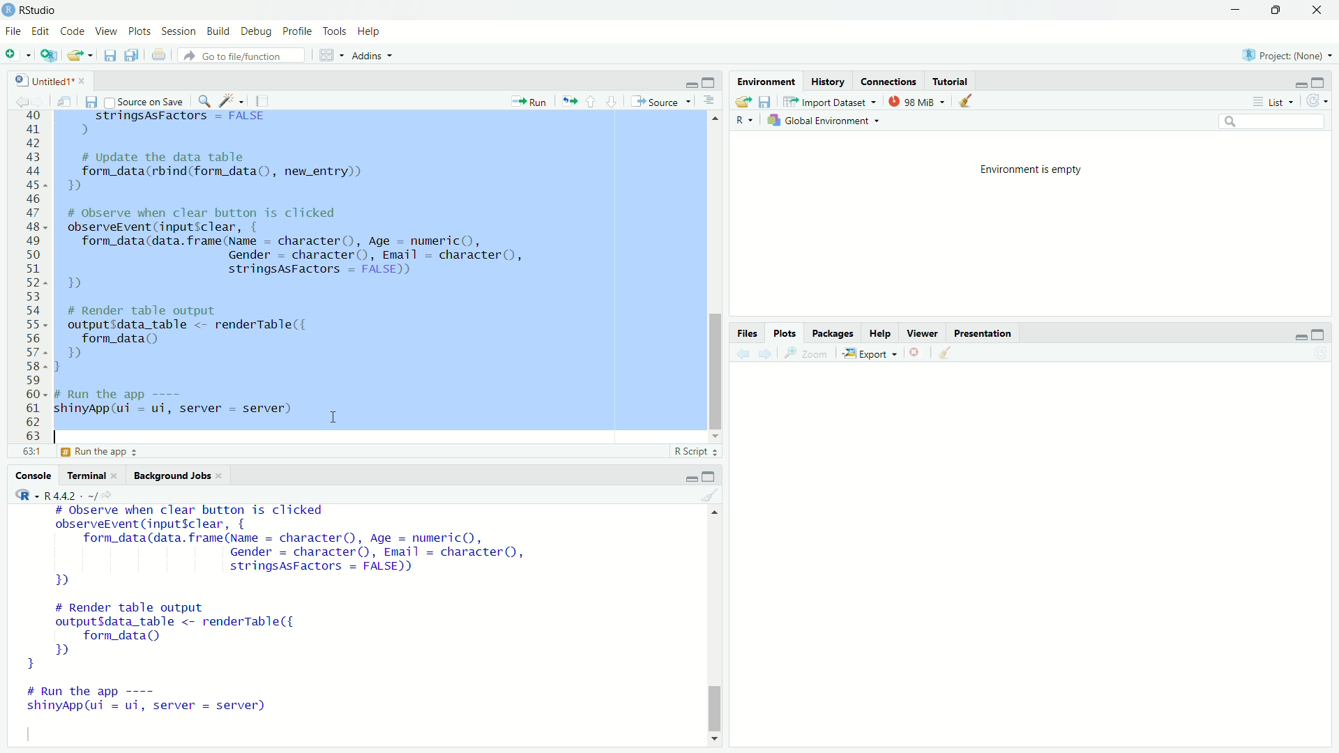  What do you see at coordinates (297, 31) in the screenshot?
I see `Profile` at bounding box center [297, 31].